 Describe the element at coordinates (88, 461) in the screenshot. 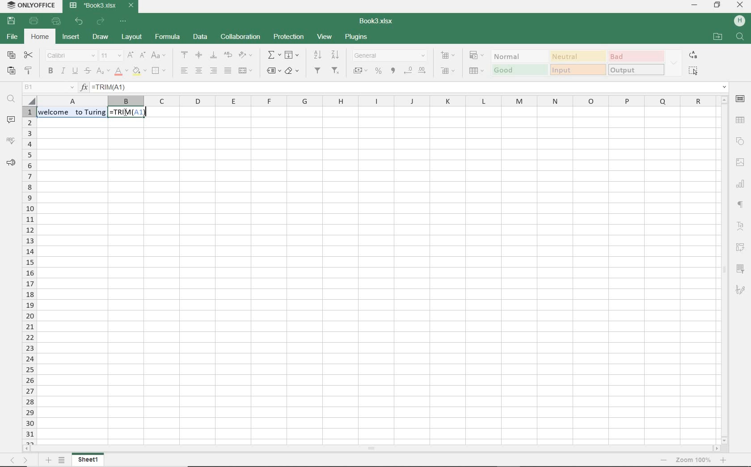

I see `sheet1` at that location.